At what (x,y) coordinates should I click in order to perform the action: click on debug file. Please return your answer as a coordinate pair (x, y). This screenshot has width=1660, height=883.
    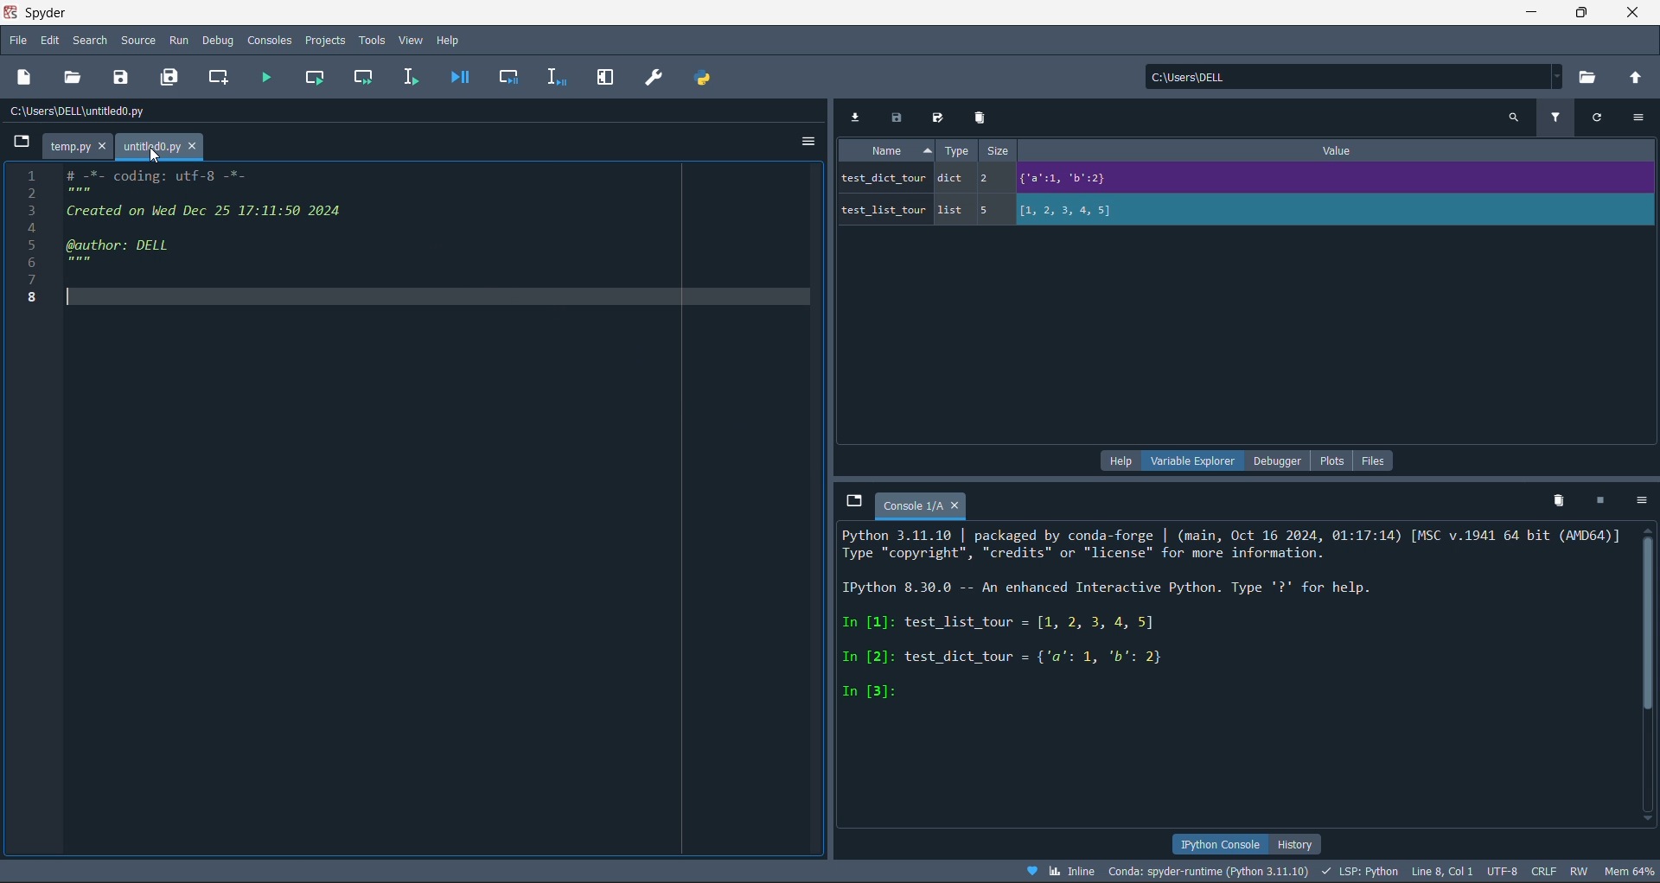
    Looking at the image, I should click on (461, 78).